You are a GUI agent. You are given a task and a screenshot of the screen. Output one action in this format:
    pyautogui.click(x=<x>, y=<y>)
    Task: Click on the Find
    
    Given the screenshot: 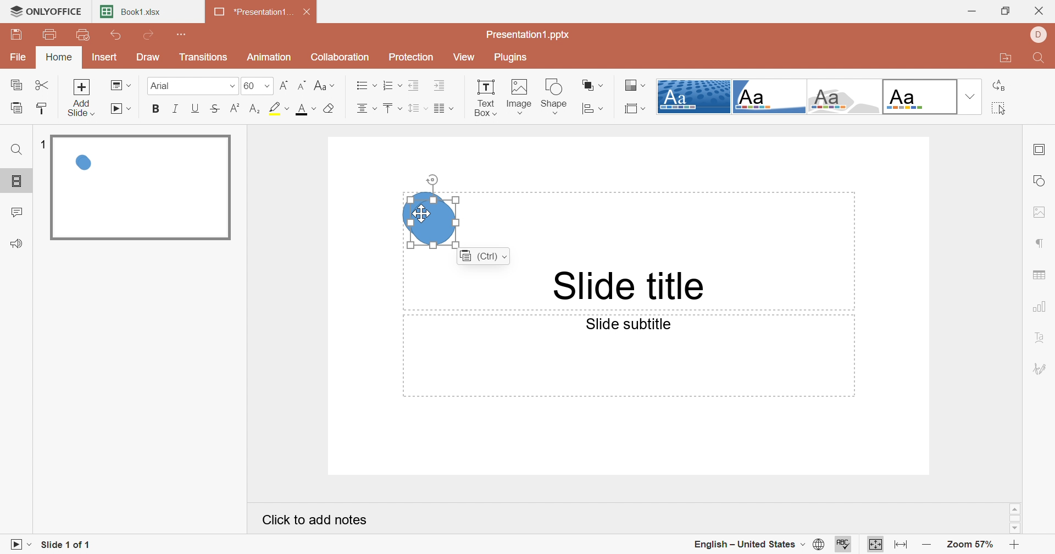 What is the action you would take?
    pyautogui.click(x=17, y=152)
    